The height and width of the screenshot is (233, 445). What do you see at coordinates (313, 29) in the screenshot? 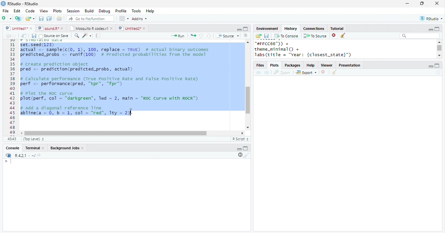
I see `Connections` at bounding box center [313, 29].